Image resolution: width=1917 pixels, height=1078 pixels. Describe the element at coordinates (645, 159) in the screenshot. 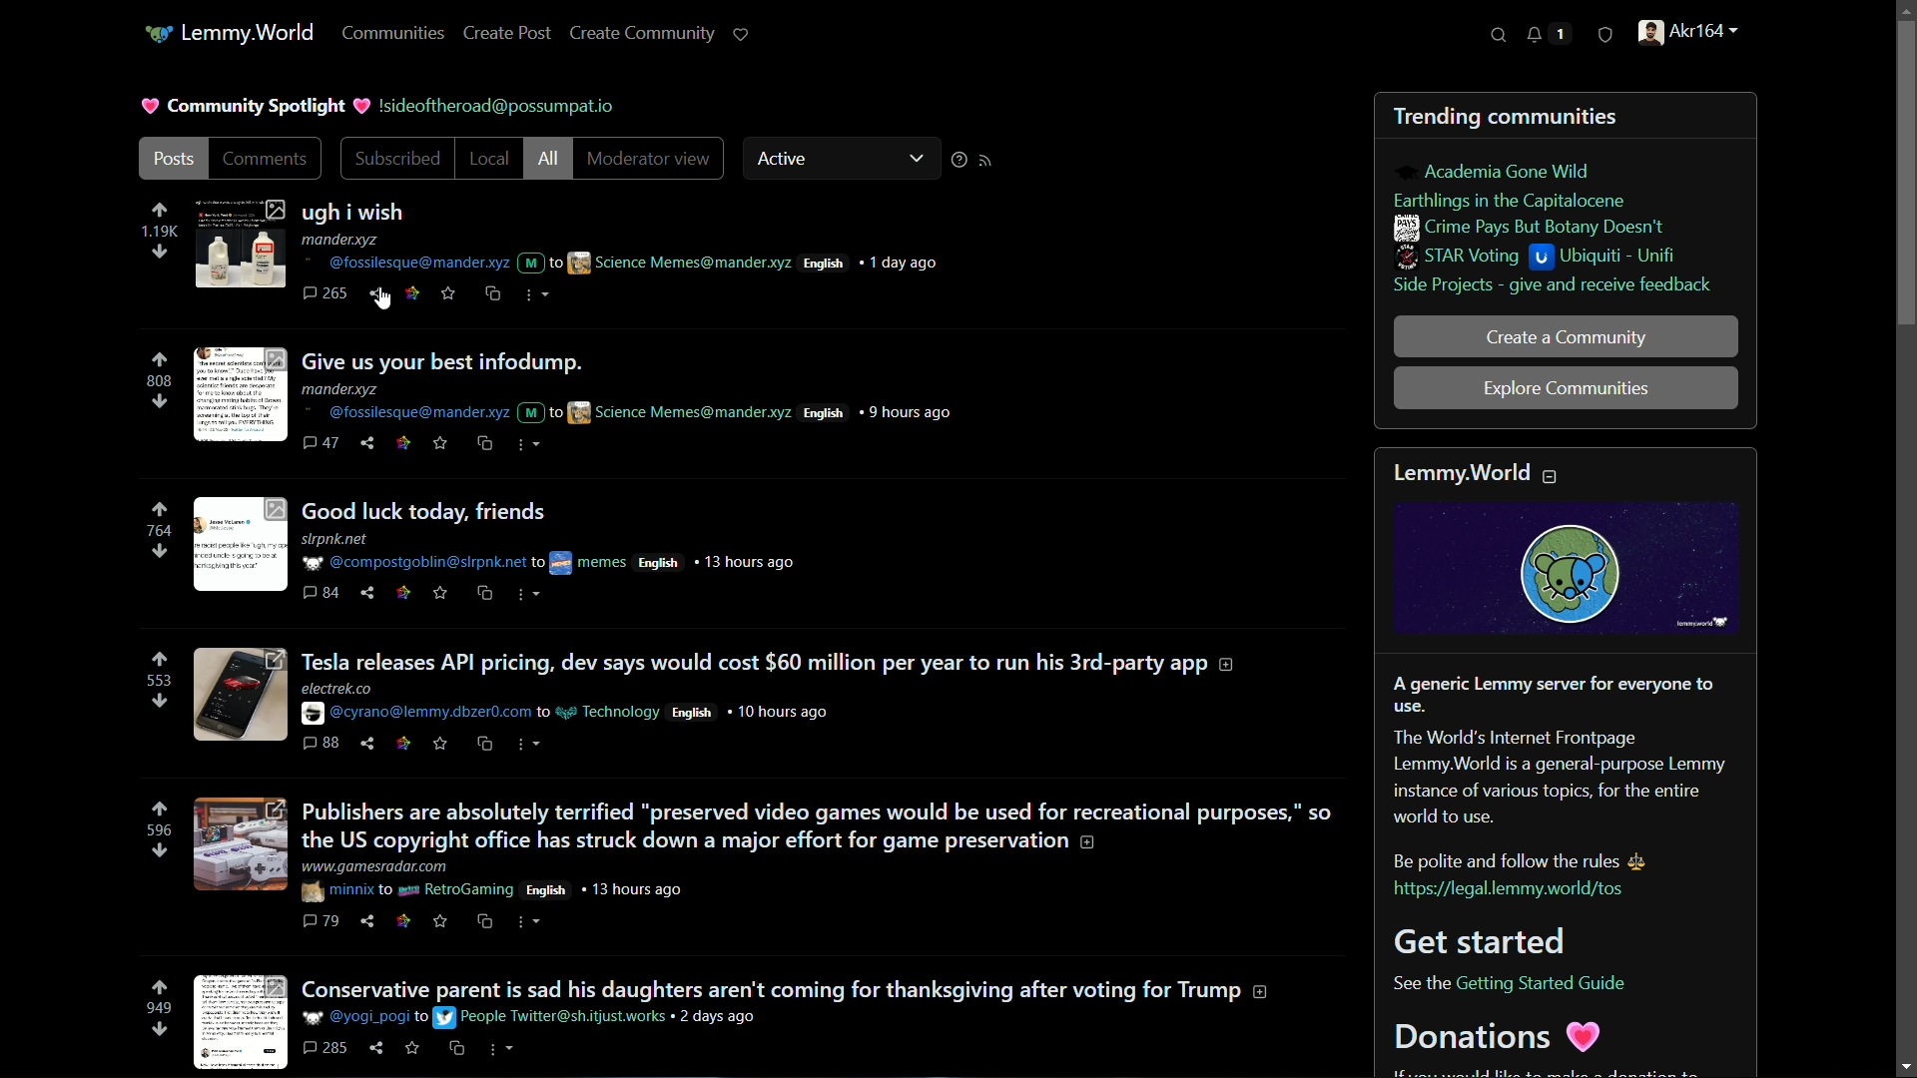

I see `moderator view` at that location.